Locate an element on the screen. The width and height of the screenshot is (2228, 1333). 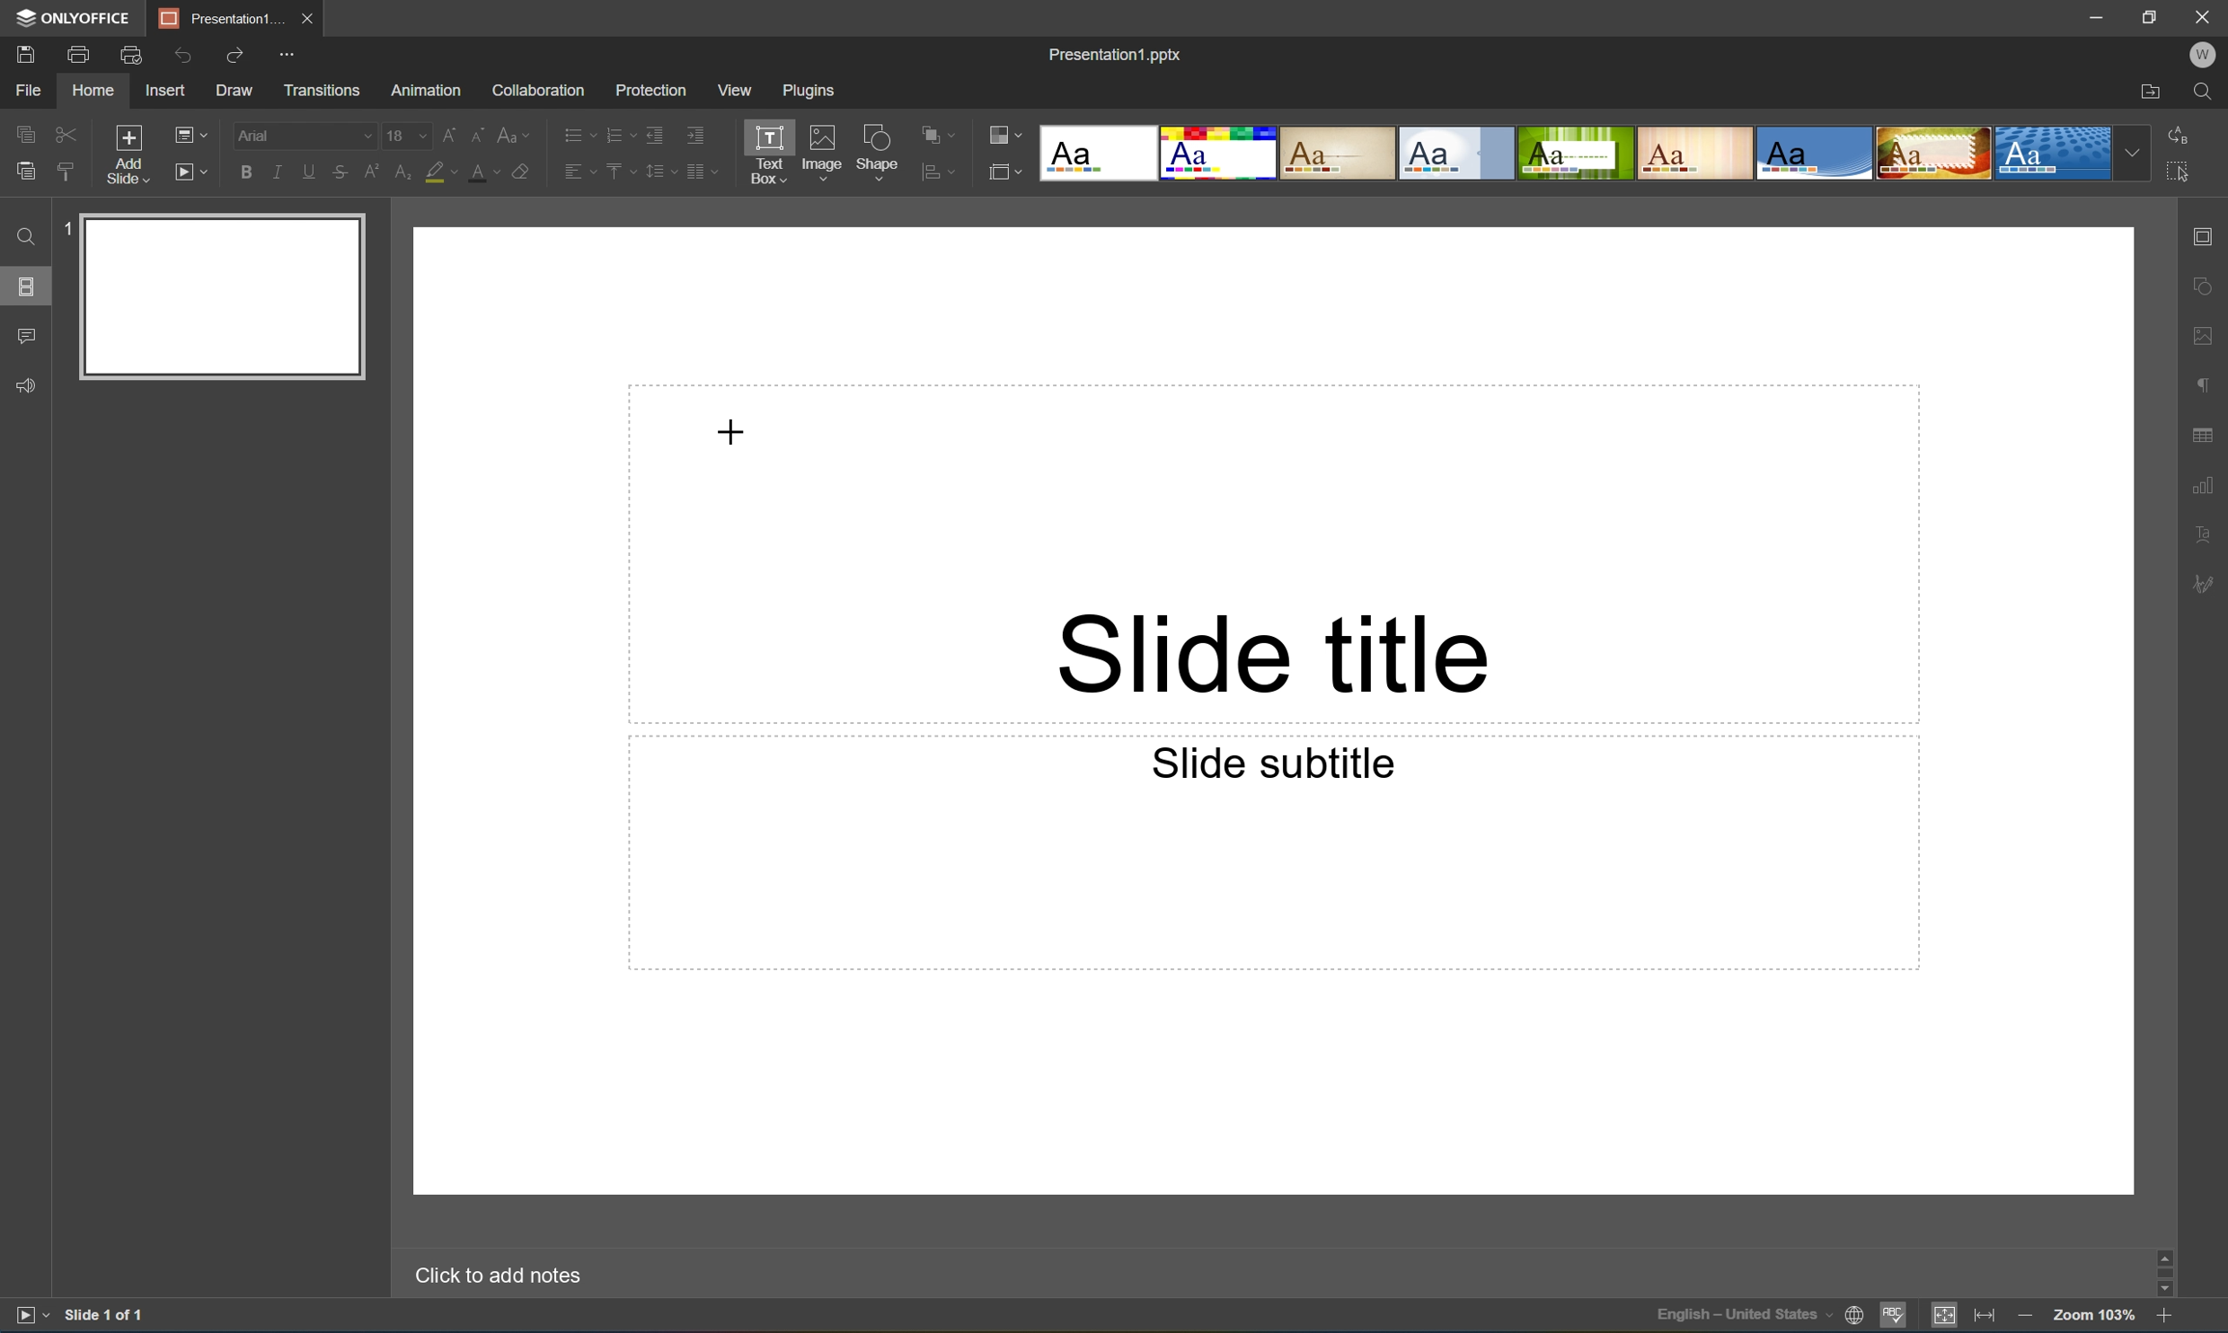
Highlight is located at coordinates (442, 173).